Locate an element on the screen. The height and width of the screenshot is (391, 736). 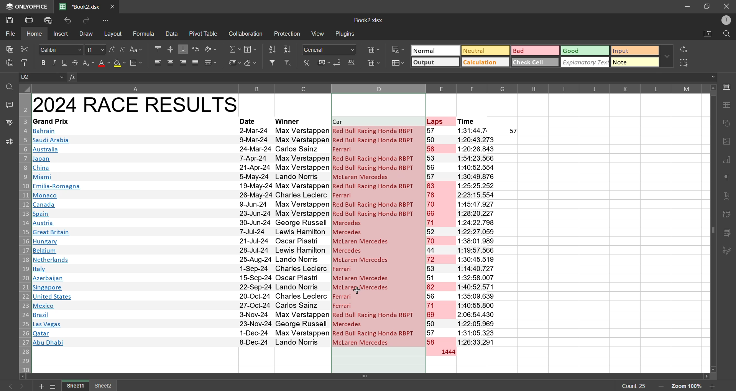
sort ascending is located at coordinates (272, 50).